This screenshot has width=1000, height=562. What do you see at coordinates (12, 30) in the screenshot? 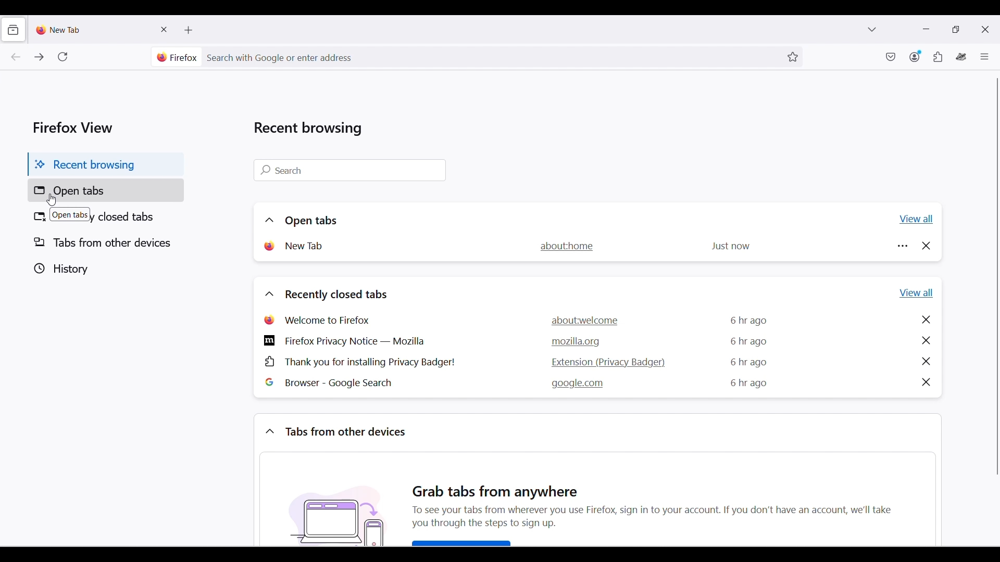
I see `View recent browsing across windows and devices` at bounding box center [12, 30].